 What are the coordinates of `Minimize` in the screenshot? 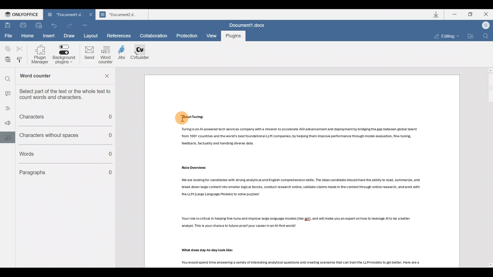 It's located at (454, 15).